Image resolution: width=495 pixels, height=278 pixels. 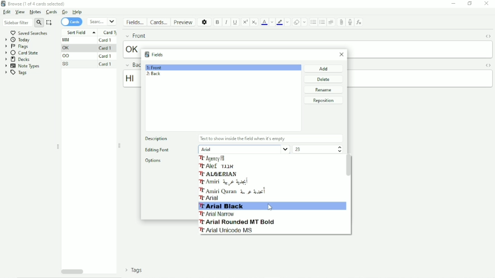 What do you see at coordinates (217, 214) in the screenshot?
I see `Arial Narrow` at bounding box center [217, 214].